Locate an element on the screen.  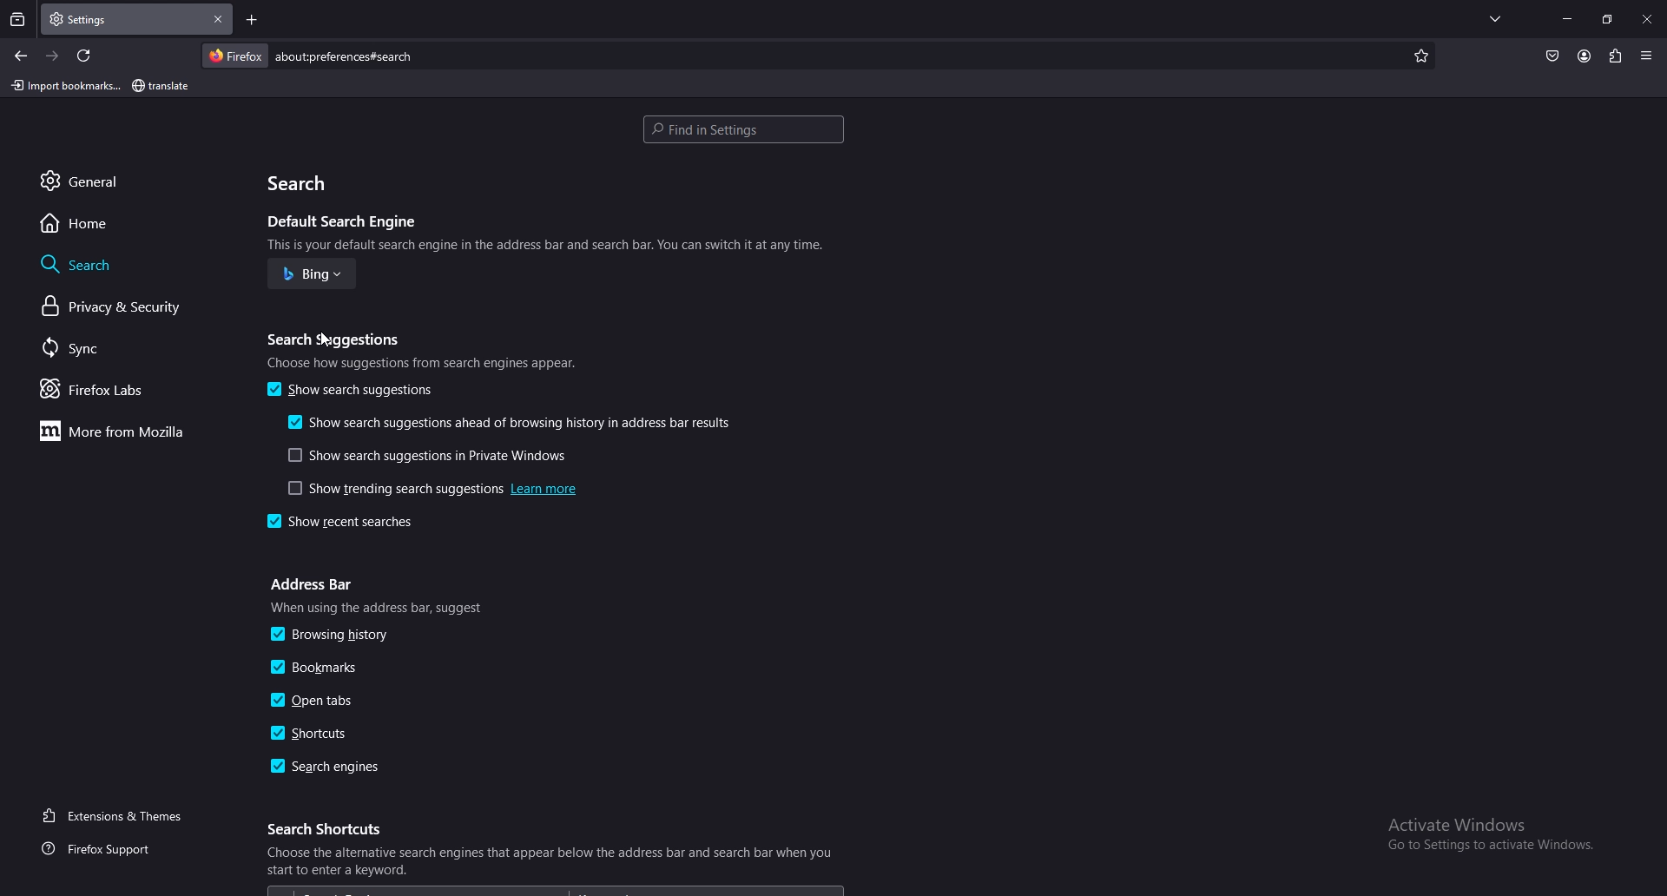
firefox support is located at coordinates (114, 848).